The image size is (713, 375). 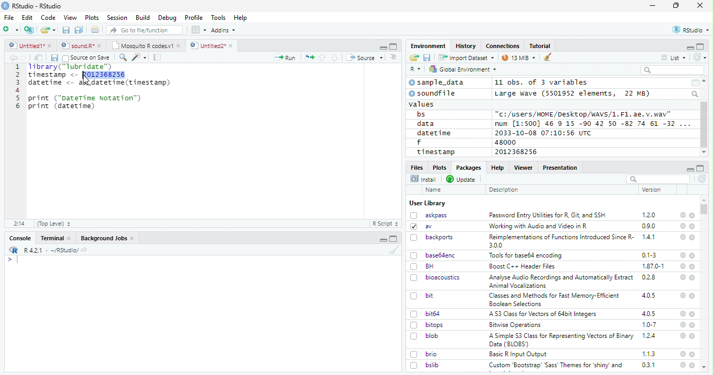 I want to click on maximize, so click(x=676, y=6).